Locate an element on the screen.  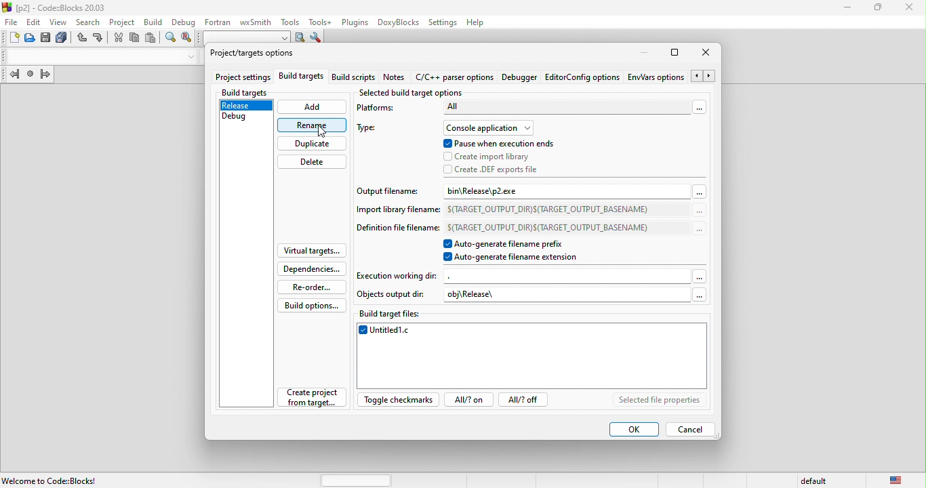
save everything is located at coordinates (64, 39).